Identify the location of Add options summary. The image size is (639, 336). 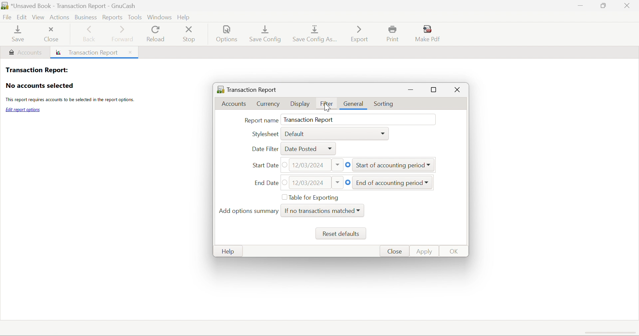
(249, 212).